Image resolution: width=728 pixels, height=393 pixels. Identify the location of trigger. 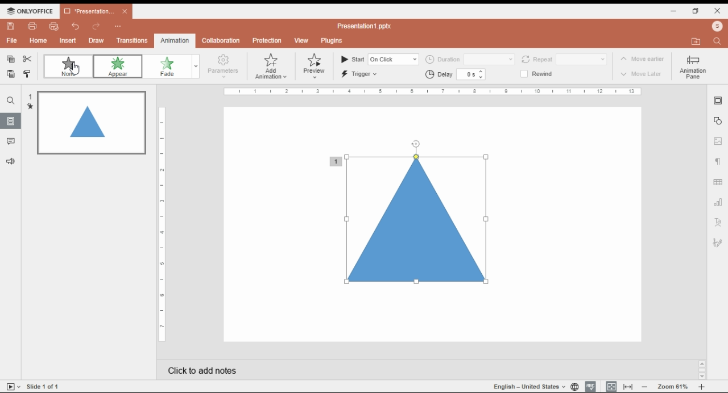
(361, 74).